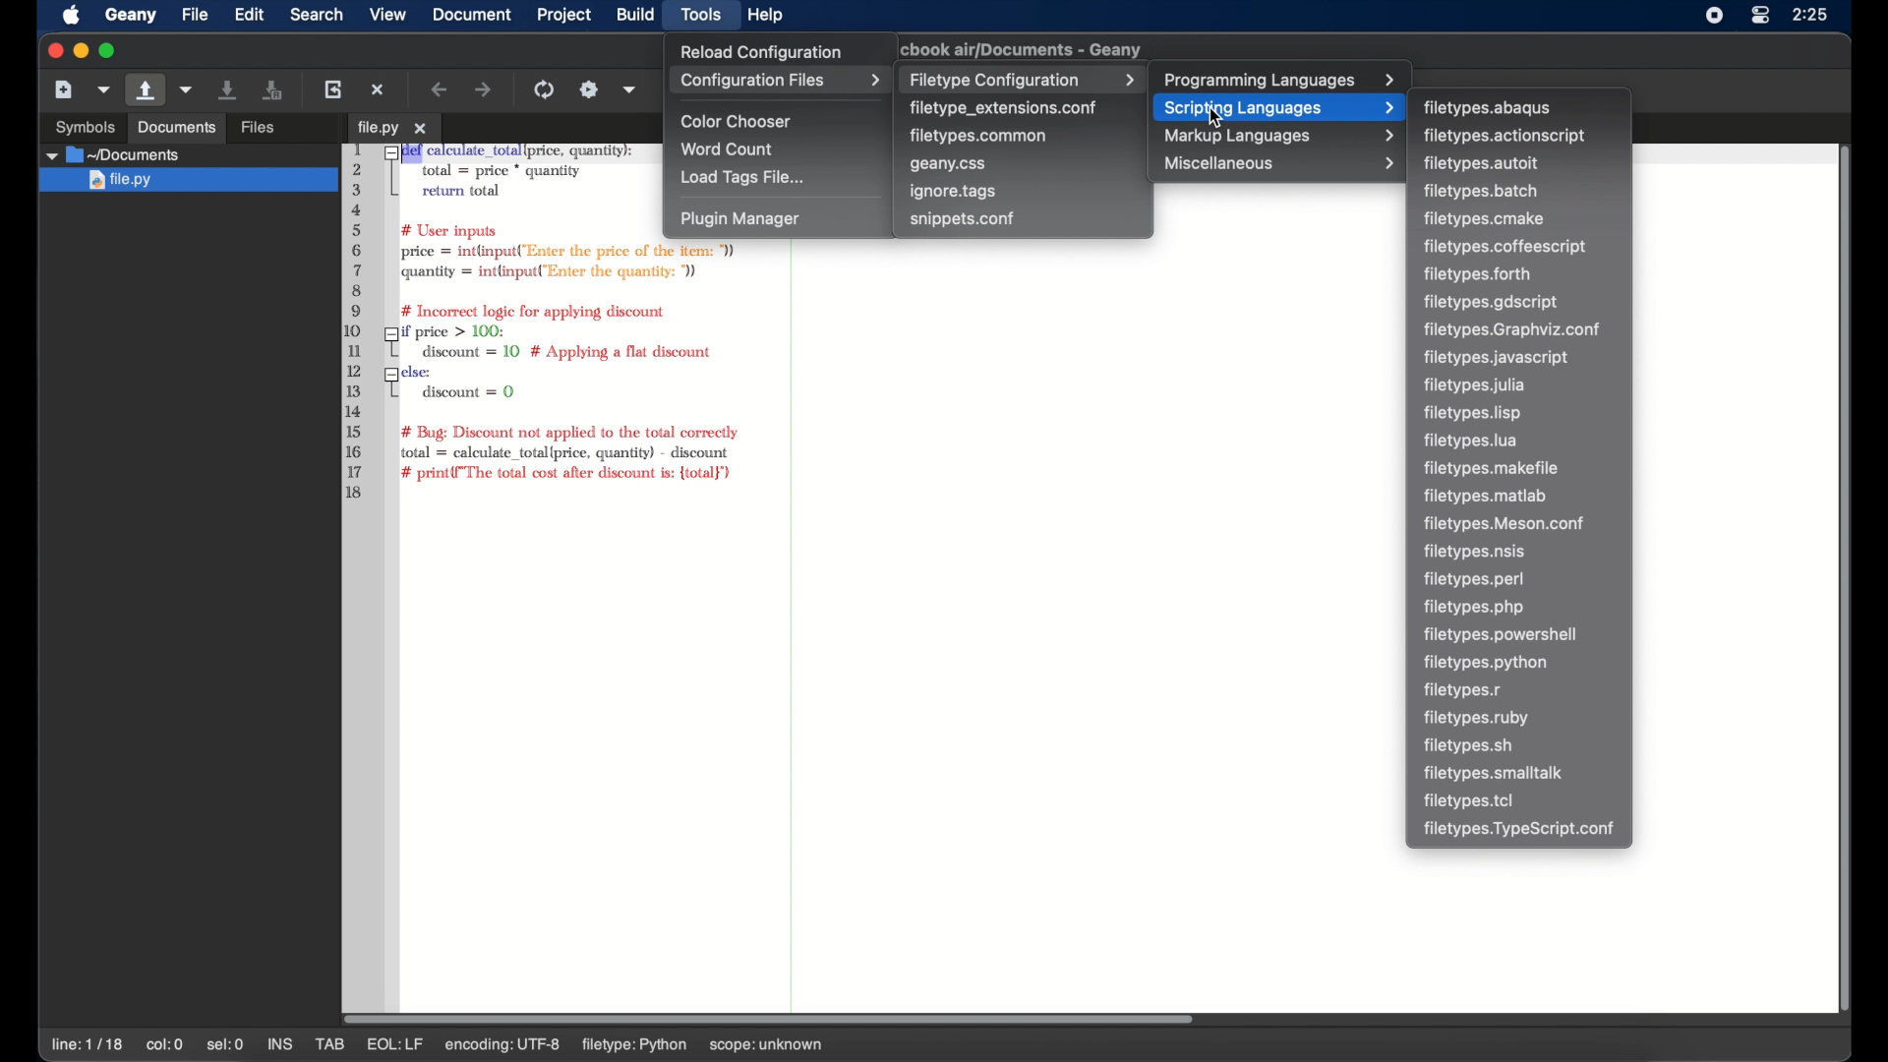  What do you see at coordinates (72, 16) in the screenshot?
I see `apple icon` at bounding box center [72, 16].